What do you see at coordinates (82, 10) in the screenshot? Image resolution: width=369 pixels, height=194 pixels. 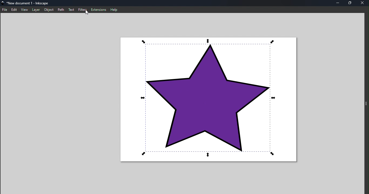 I see `Filter` at bounding box center [82, 10].